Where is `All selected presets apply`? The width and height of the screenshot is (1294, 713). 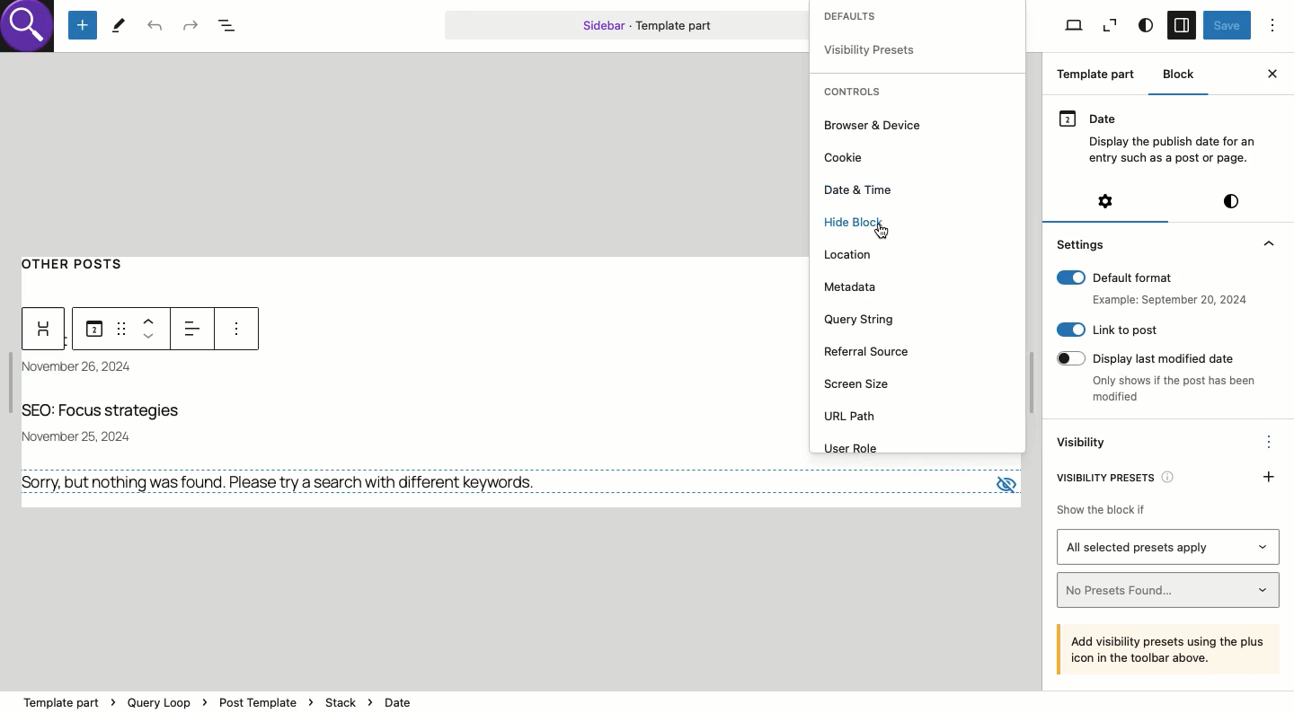 All selected presets apply is located at coordinates (1169, 547).